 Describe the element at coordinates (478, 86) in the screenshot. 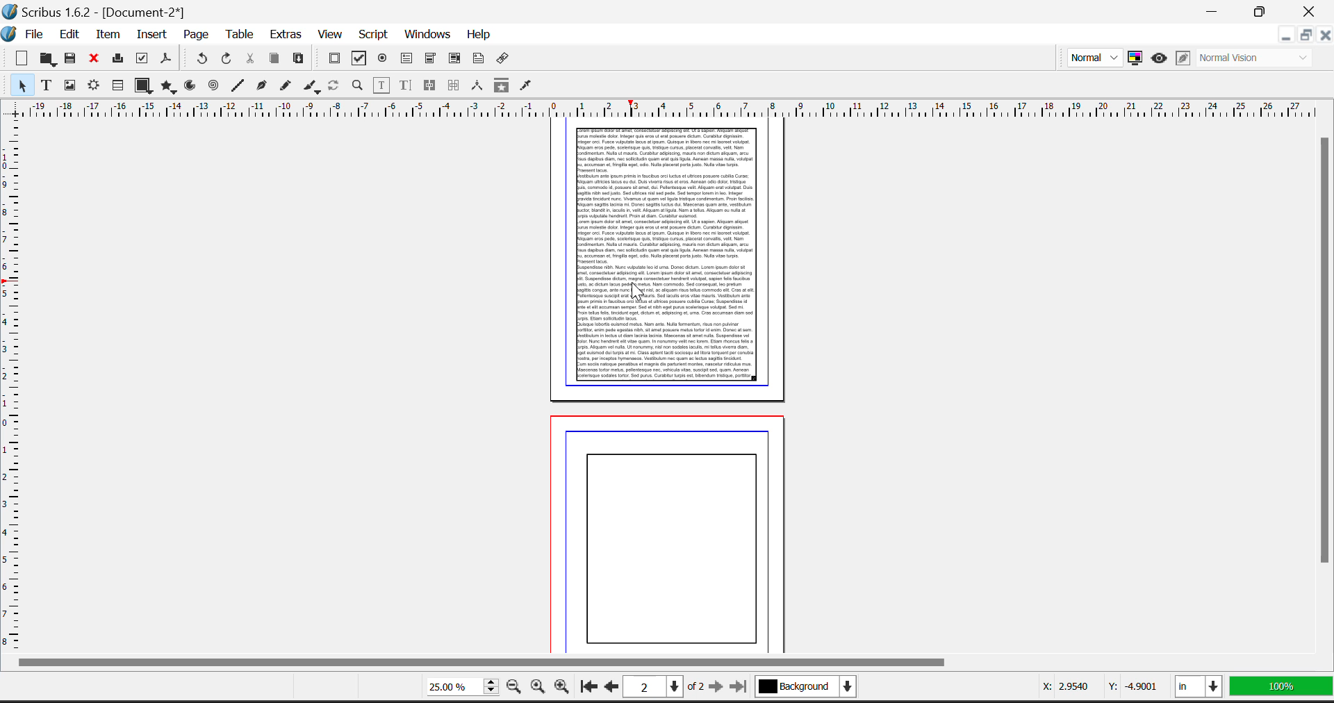

I see `Measurements` at that location.